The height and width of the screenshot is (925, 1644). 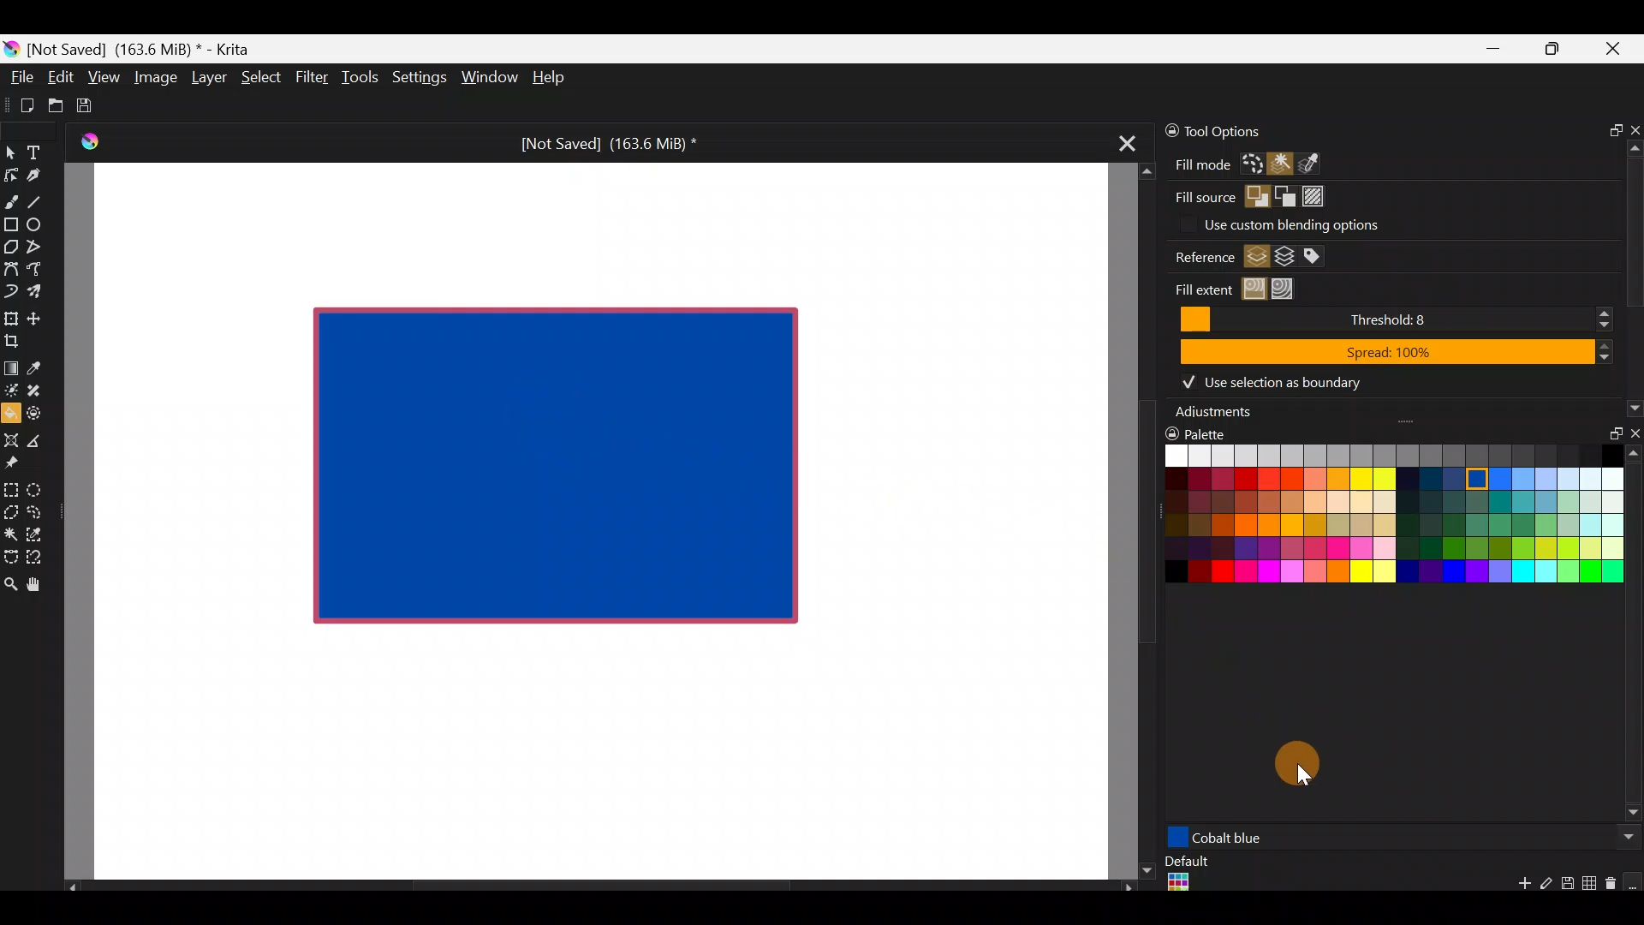 What do you see at coordinates (103, 75) in the screenshot?
I see `View` at bounding box center [103, 75].